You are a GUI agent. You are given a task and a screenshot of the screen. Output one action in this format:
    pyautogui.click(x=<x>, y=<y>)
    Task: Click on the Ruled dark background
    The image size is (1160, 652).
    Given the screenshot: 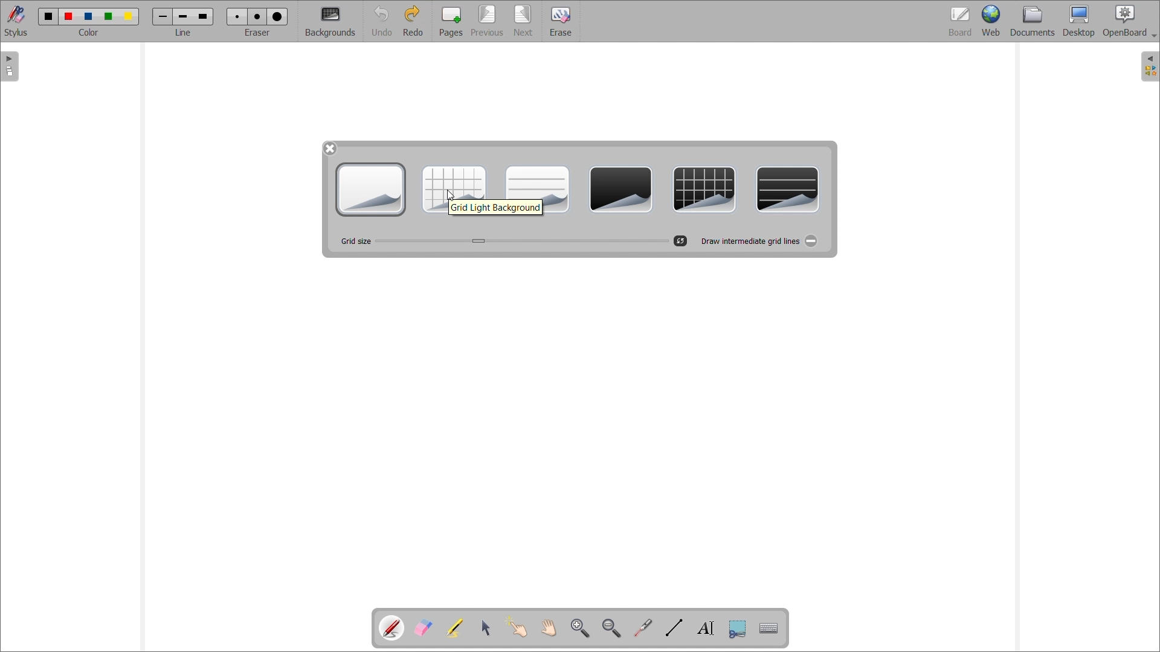 What is the action you would take?
    pyautogui.click(x=788, y=190)
    